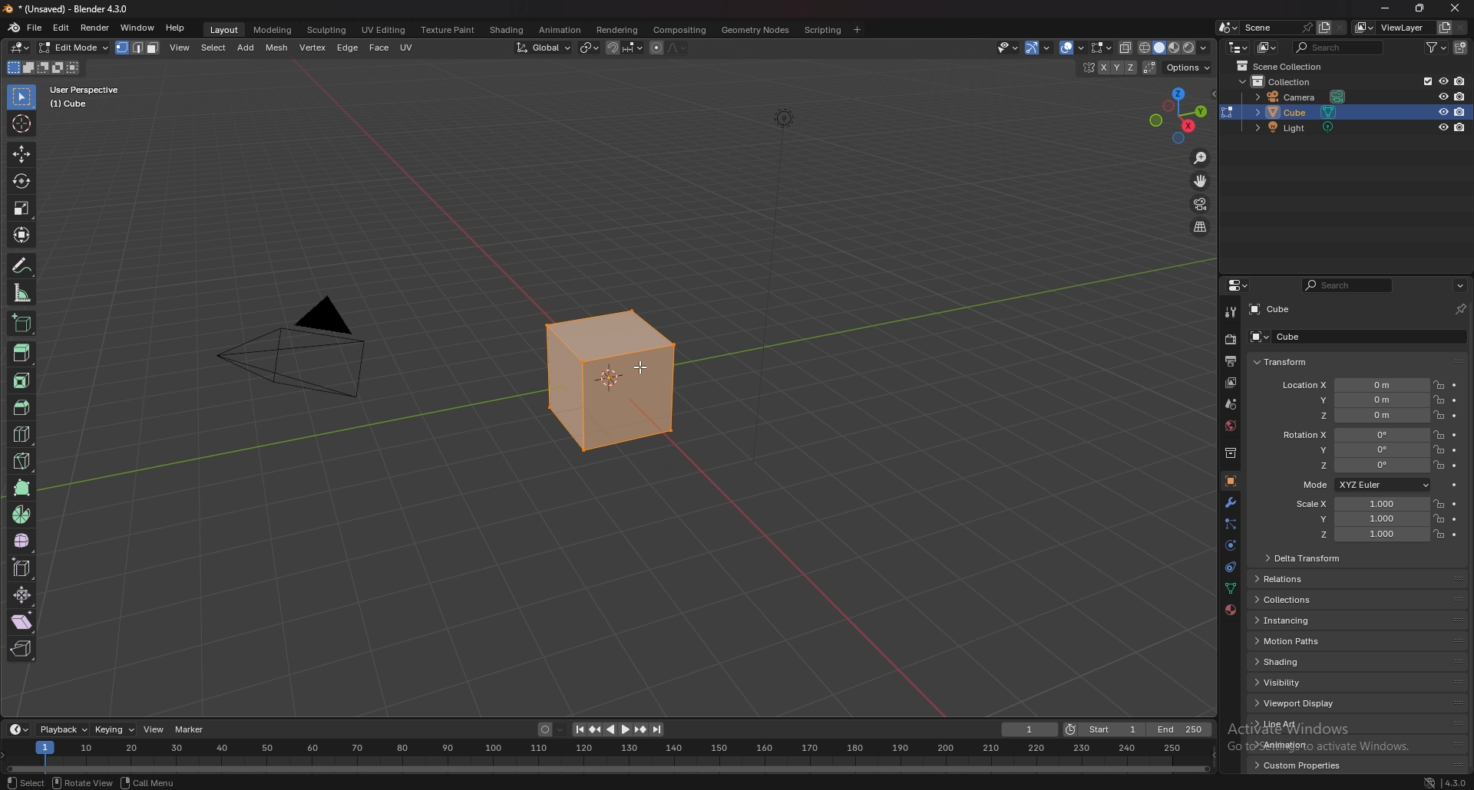  Describe the element at coordinates (1460, 112) in the screenshot. I see `disable in render` at that location.